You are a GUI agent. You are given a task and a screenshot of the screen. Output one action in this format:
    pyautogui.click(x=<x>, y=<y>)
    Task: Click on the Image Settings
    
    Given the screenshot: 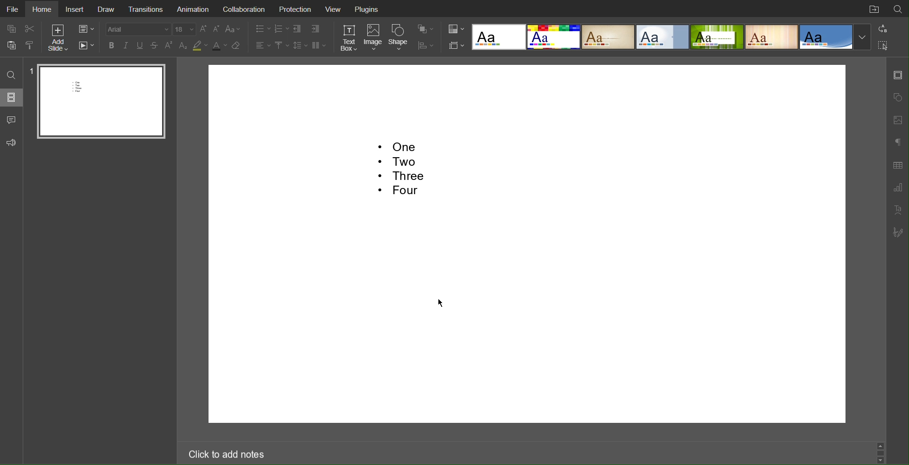 What is the action you would take?
    pyautogui.click(x=897, y=120)
    